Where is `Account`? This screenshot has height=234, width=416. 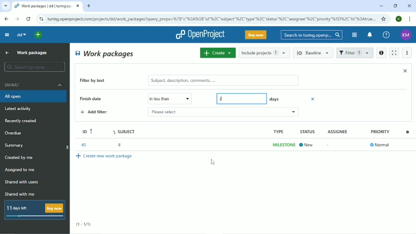
Account is located at coordinates (399, 19).